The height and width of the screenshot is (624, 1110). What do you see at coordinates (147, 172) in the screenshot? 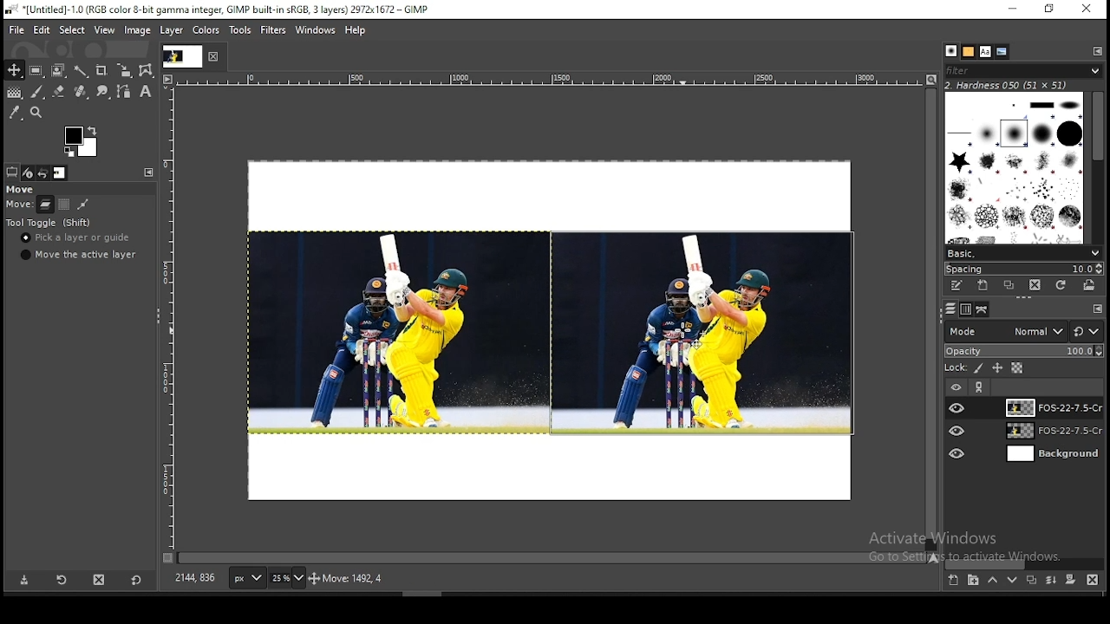
I see `tool` at bounding box center [147, 172].